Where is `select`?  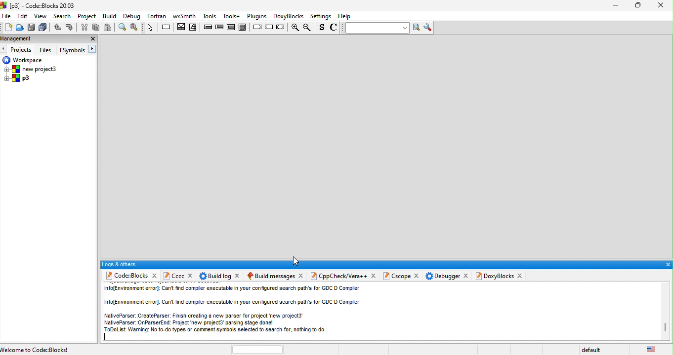 select is located at coordinates (151, 27).